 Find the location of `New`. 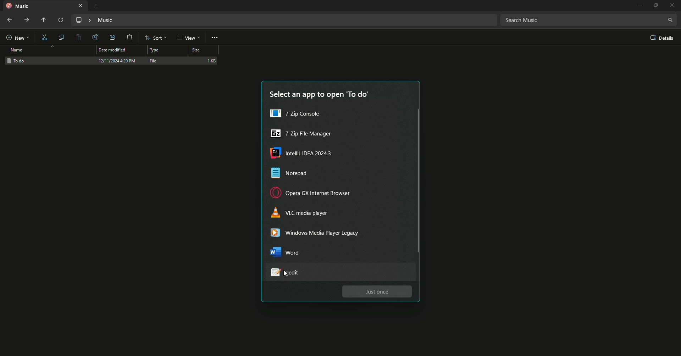

New is located at coordinates (18, 37).